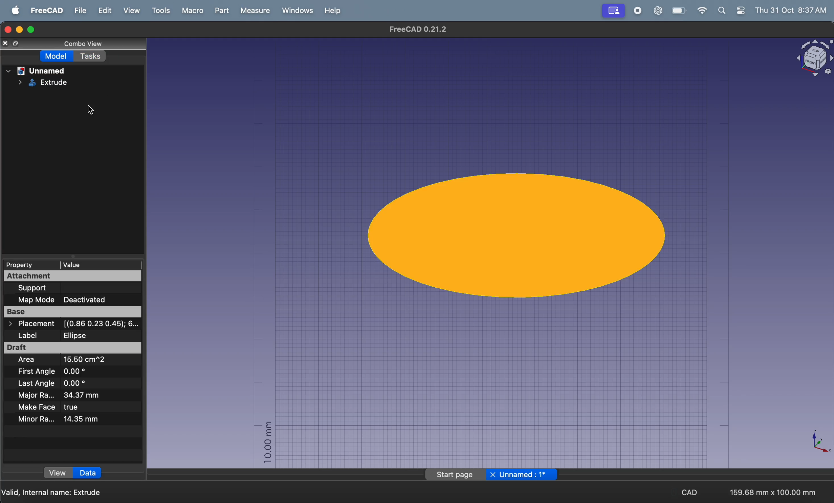 The width and height of the screenshot is (834, 503). Describe the element at coordinates (192, 10) in the screenshot. I see `marco` at that location.